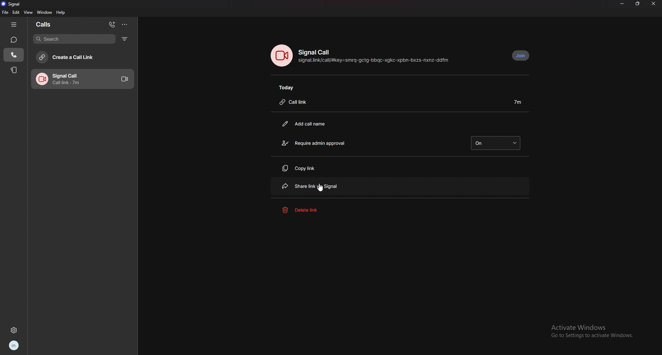 This screenshot has height=355, width=662. I want to click on hide tab, so click(15, 24).